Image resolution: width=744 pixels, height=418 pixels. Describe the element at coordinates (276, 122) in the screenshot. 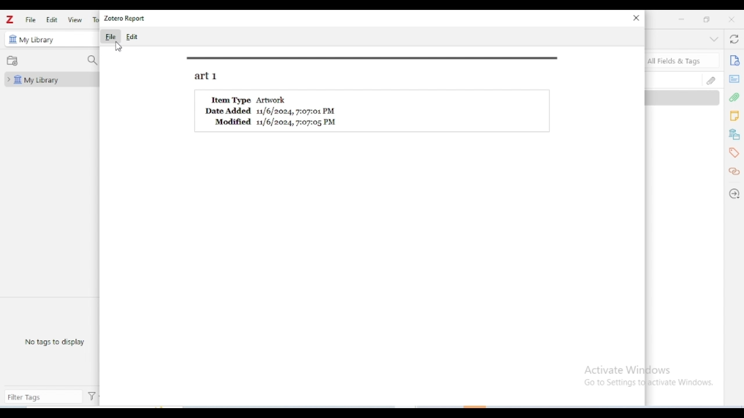

I see `Modified 11/6/2024, 7:07:05 PM` at that location.